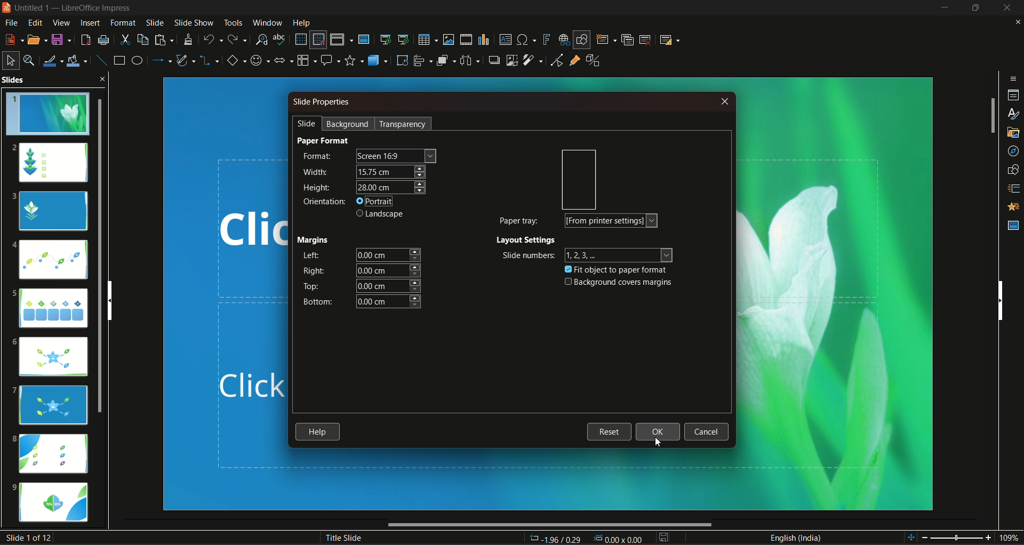 This screenshot has width=1024, height=545. What do you see at coordinates (1011, 207) in the screenshot?
I see `animation` at bounding box center [1011, 207].